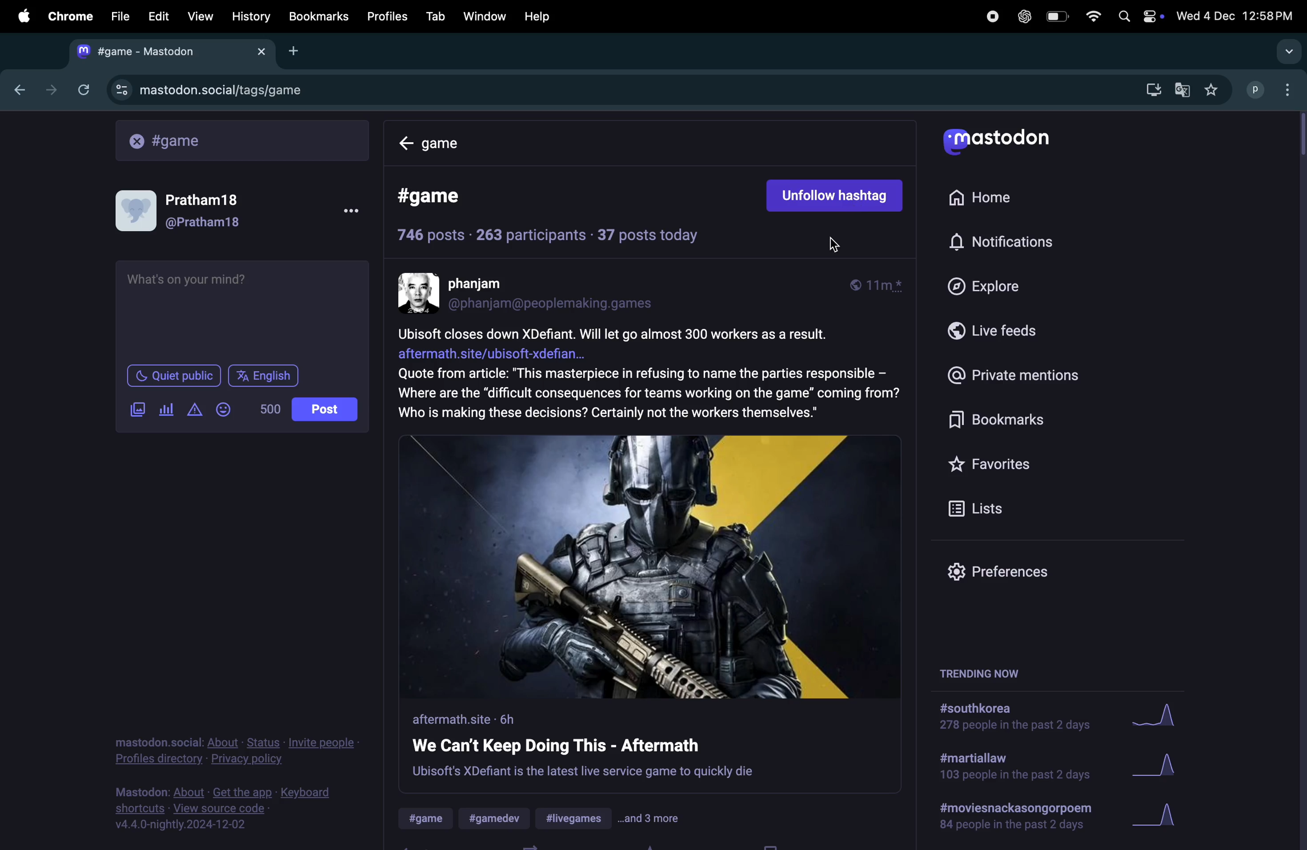 Image resolution: width=1307 pixels, height=850 pixels. Describe the element at coordinates (1149, 88) in the screenshot. I see `download` at that location.